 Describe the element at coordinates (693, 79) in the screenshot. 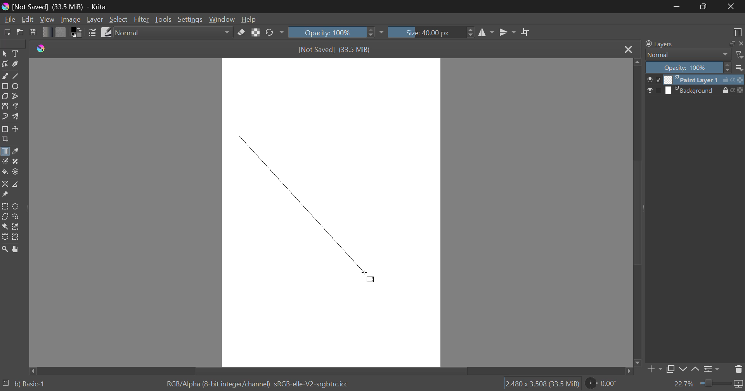

I see `Paint Layer 1` at that location.